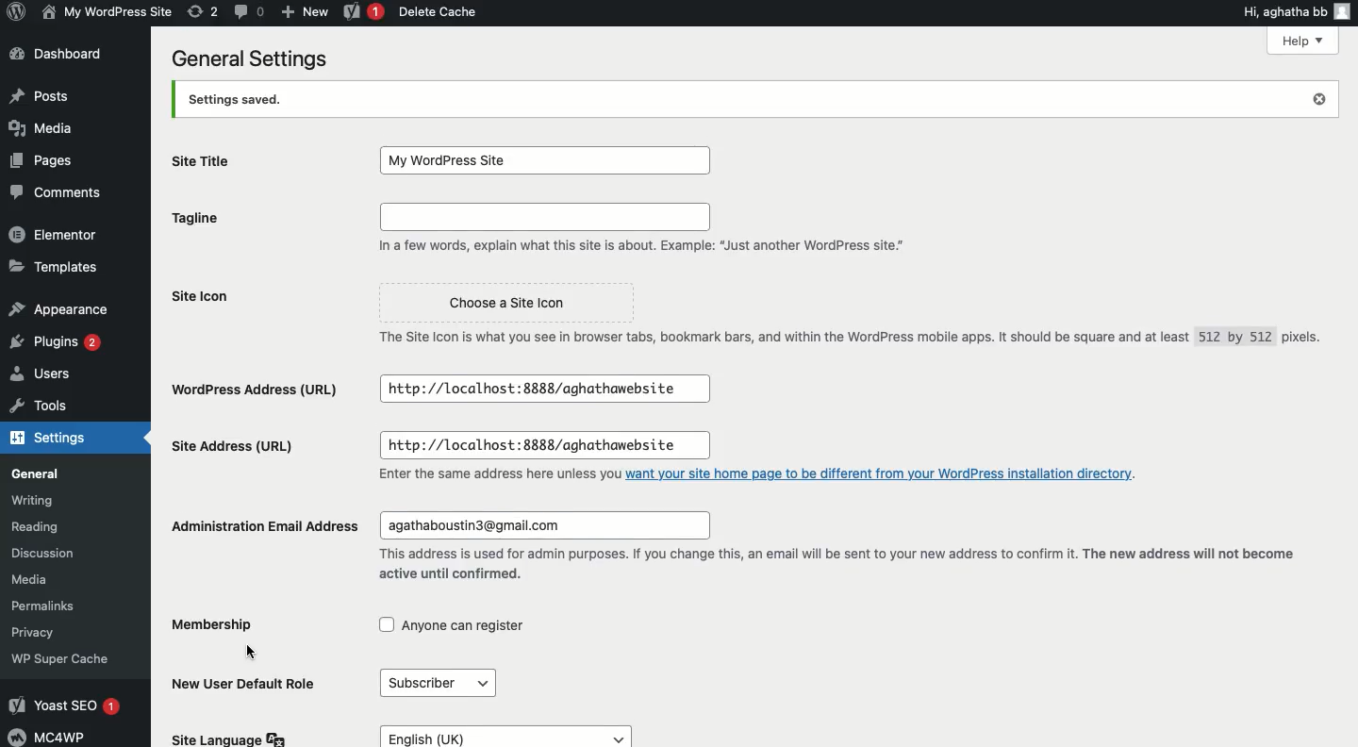 The width and height of the screenshot is (1358, 747). Describe the element at coordinates (34, 580) in the screenshot. I see `Media` at that location.